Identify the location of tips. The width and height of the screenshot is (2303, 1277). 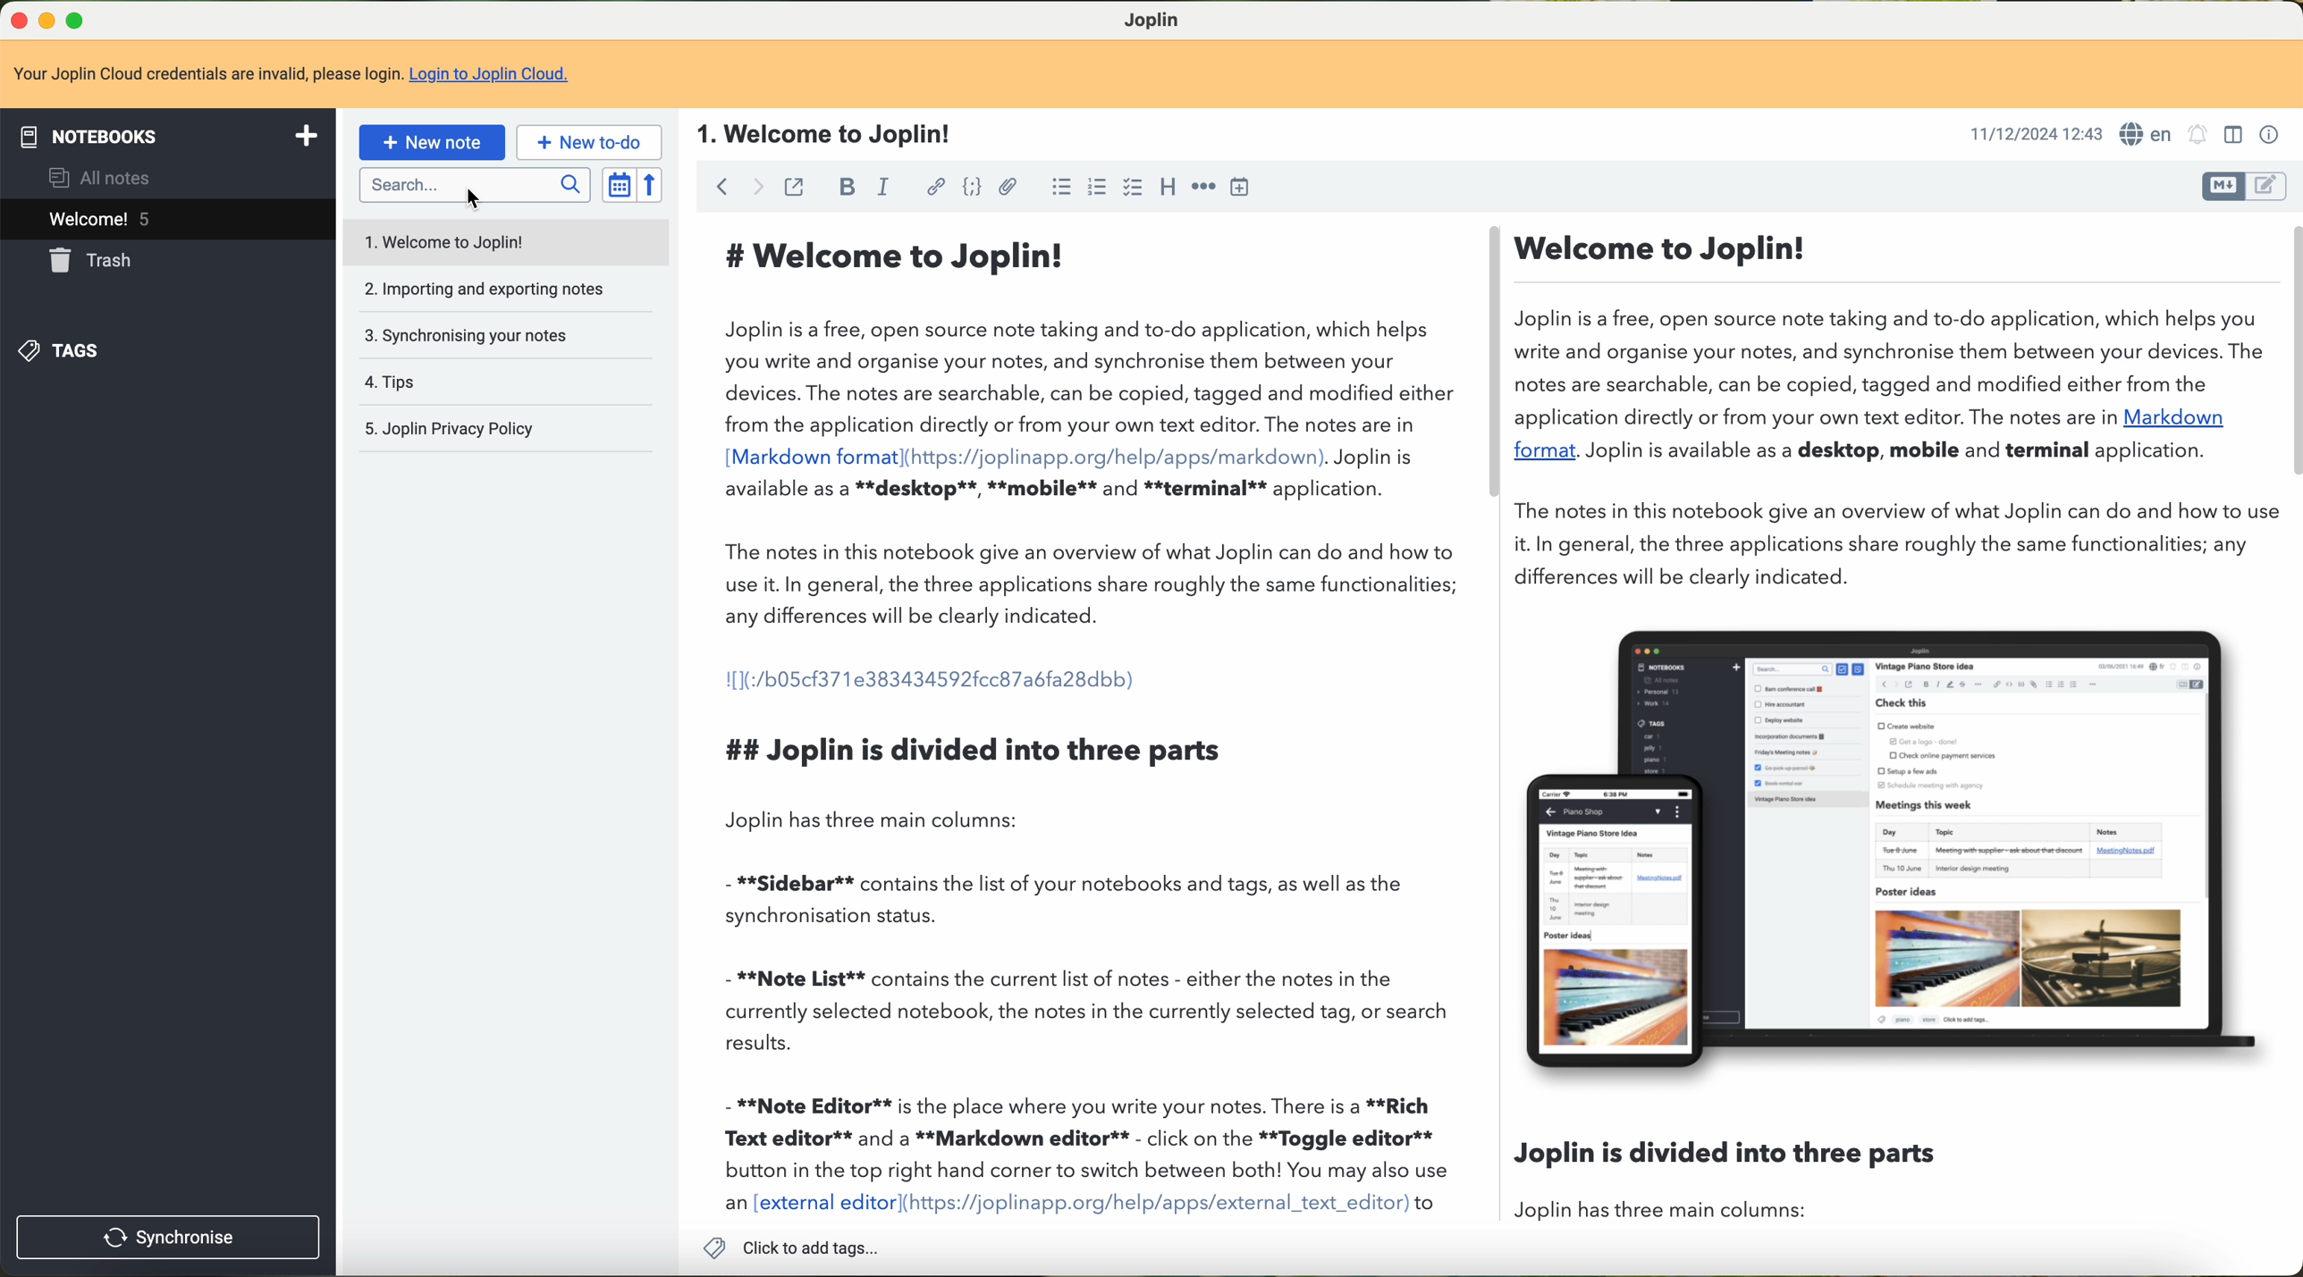
(505, 383).